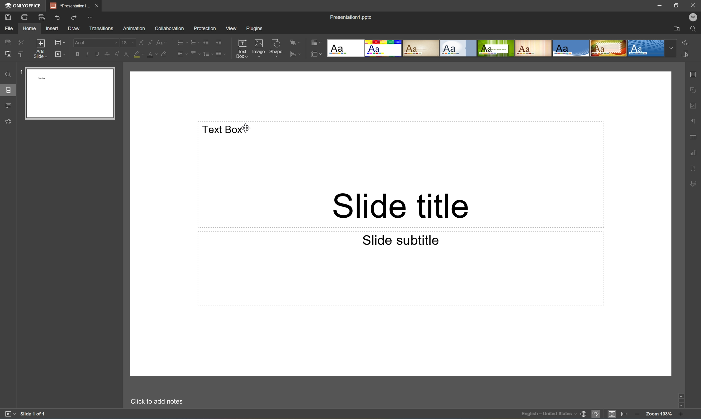 This screenshot has width=701, height=419. I want to click on Cut, so click(21, 42).